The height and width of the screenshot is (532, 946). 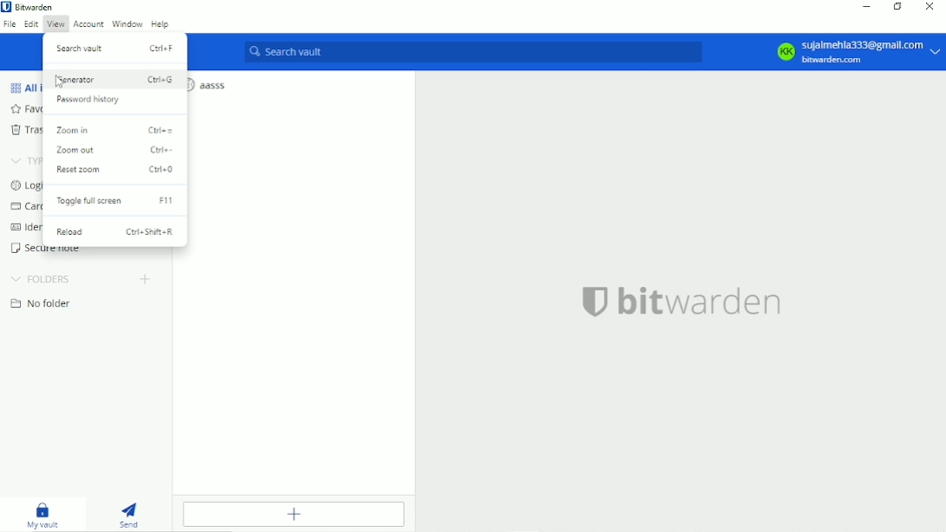 I want to click on Generator, so click(x=115, y=79).